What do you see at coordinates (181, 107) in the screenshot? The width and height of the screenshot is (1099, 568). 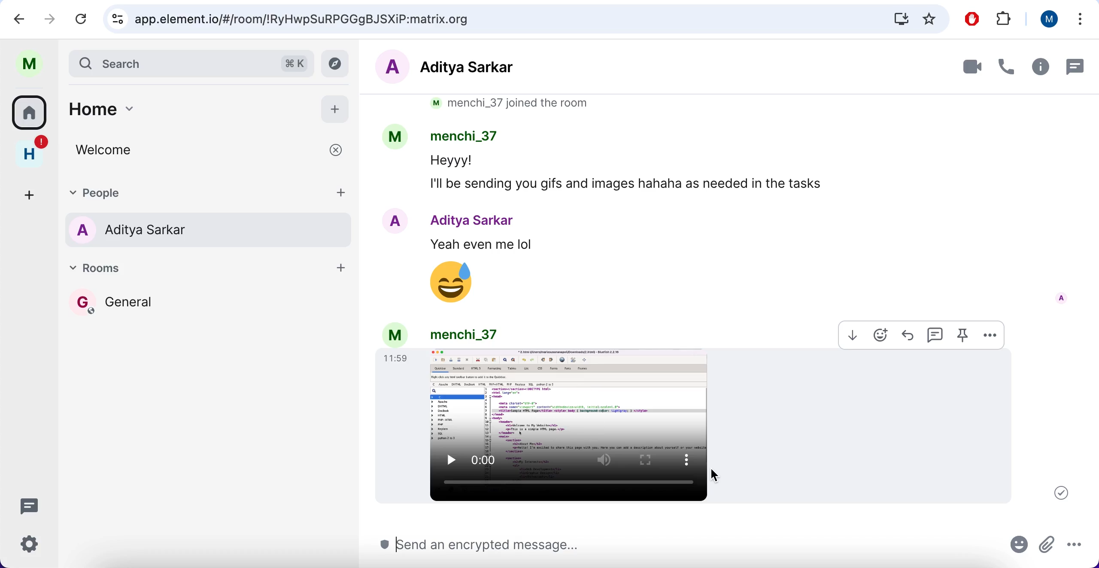 I see `home` at bounding box center [181, 107].